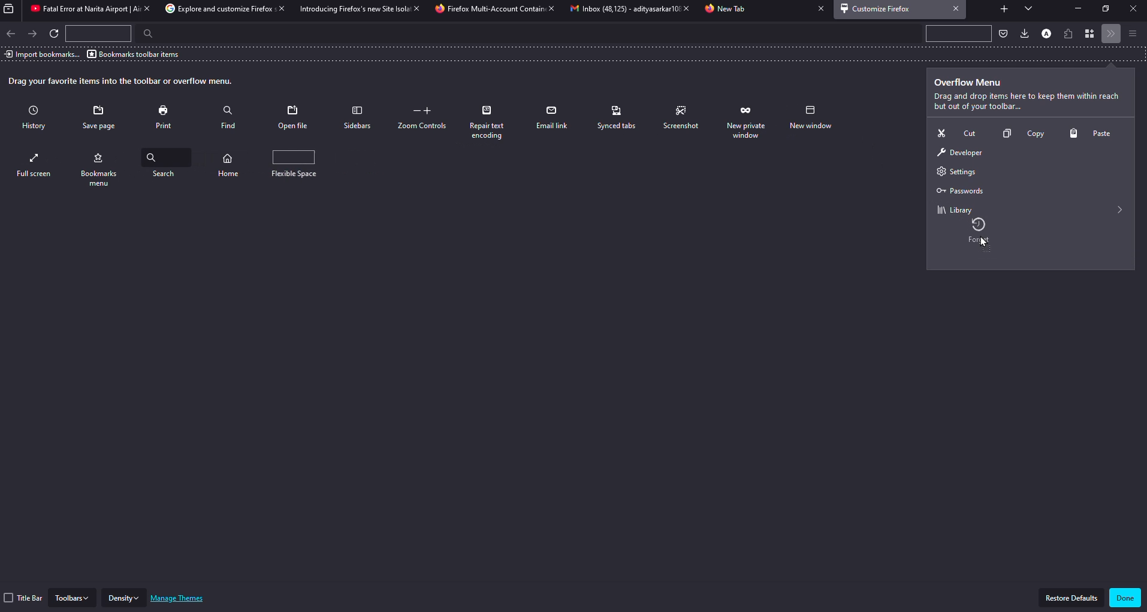 Image resolution: width=1147 pixels, height=612 pixels. What do you see at coordinates (1023, 33) in the screenshot?
I see `downloads` at bounding box center [1023, 33].